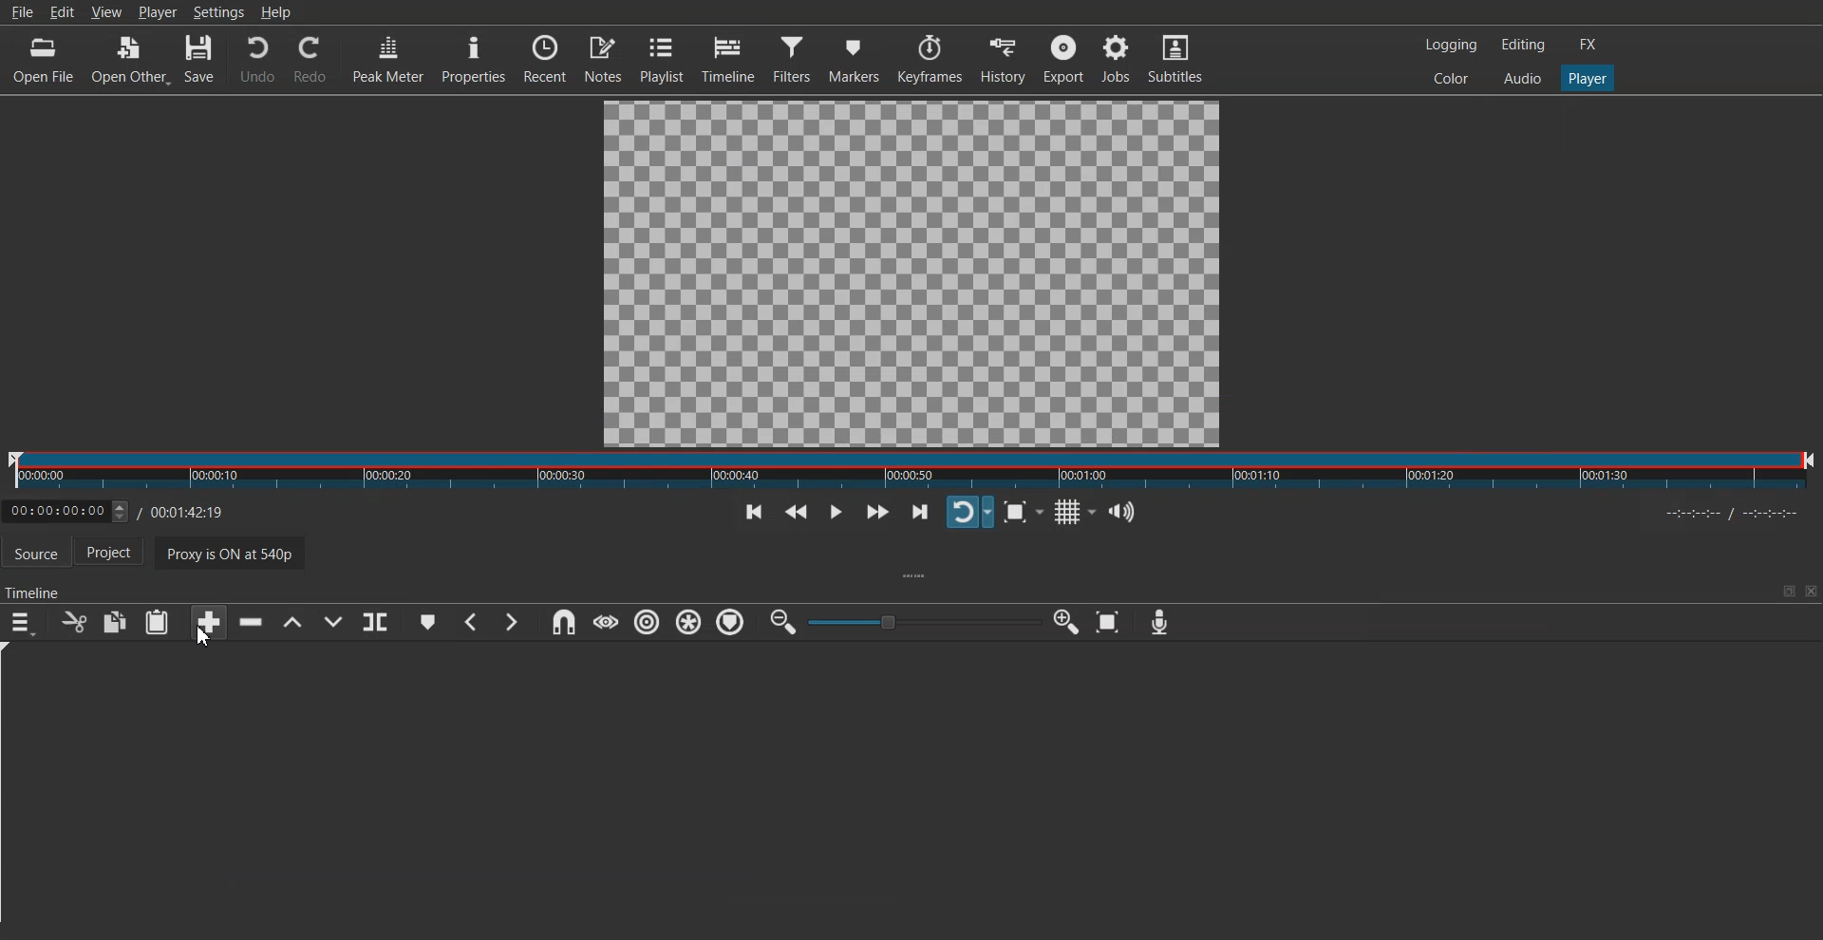  Describe the element at coordinates (563, 623) in the screenshot. I see `Snap` at that location.